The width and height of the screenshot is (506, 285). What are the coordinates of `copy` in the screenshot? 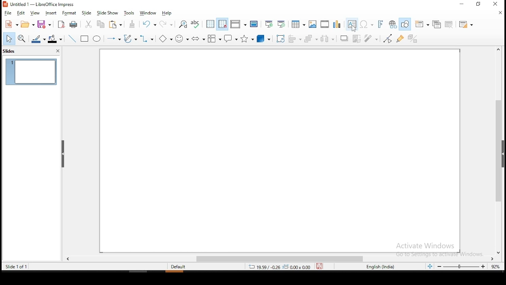 It's located at (101, 25).